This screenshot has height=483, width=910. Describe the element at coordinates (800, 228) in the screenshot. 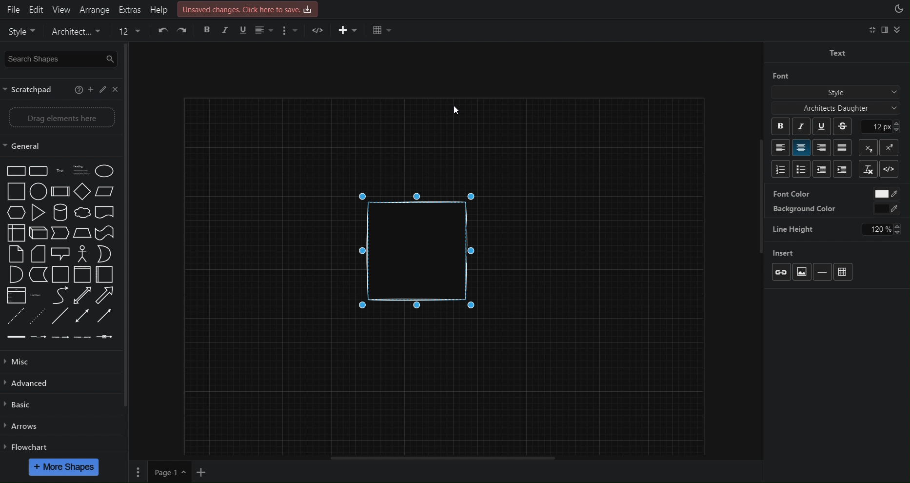

I see `Line Height` at that location.